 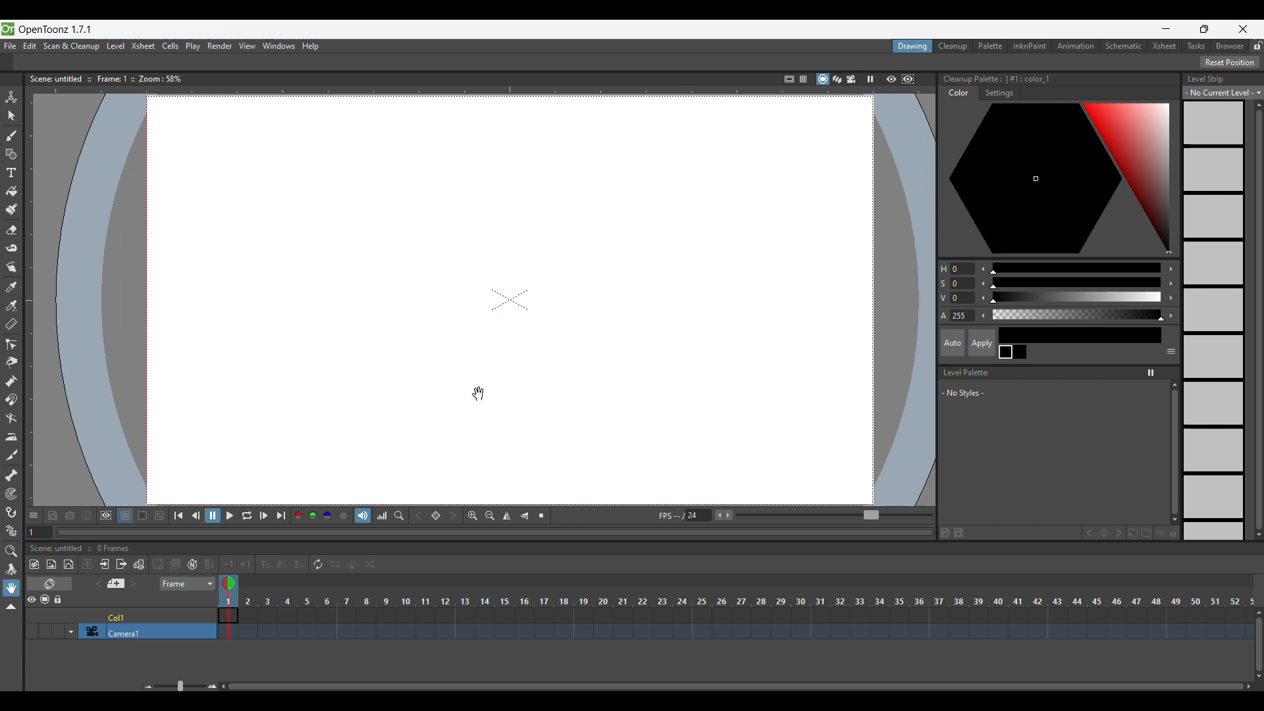 What do you see at coordinates (801, 79) in the screenshot?
I see `=§-1` at bounding box center [801, 79].